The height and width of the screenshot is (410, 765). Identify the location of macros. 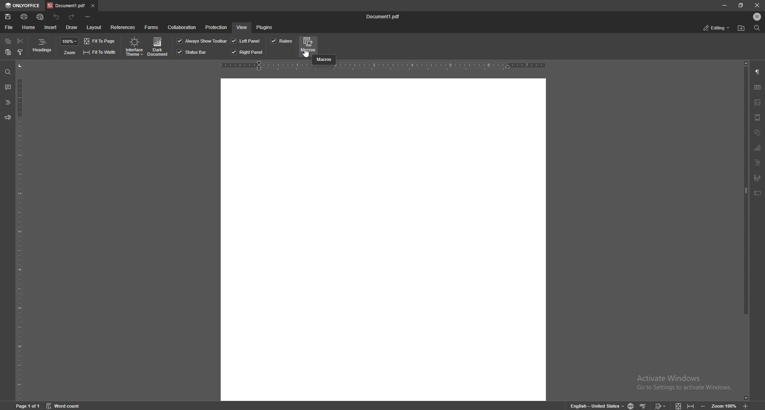
(308, 46).